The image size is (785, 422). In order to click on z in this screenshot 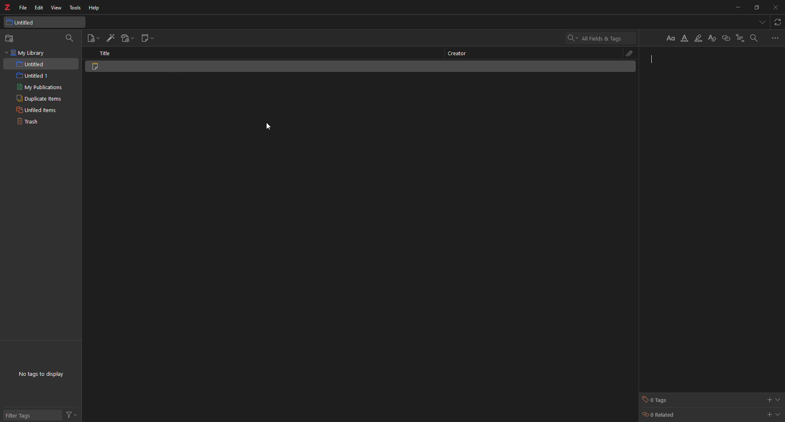, I will do `click(7, 8)`.